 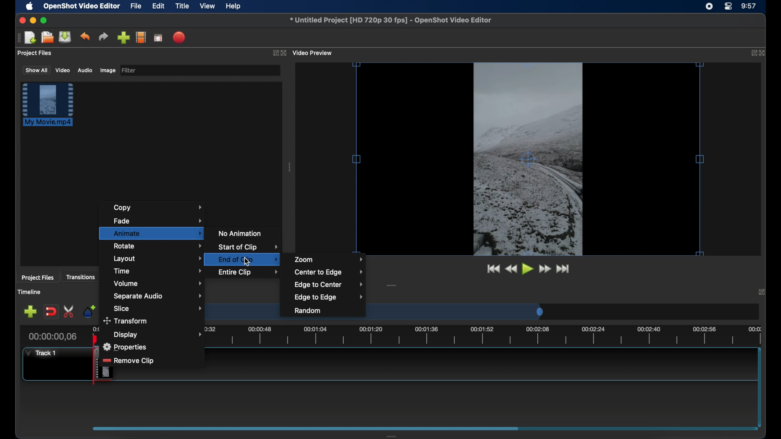 What do you see at coordinates (751, 53) in the screenshot?
I see `expand` at bounding box center [751, 53].